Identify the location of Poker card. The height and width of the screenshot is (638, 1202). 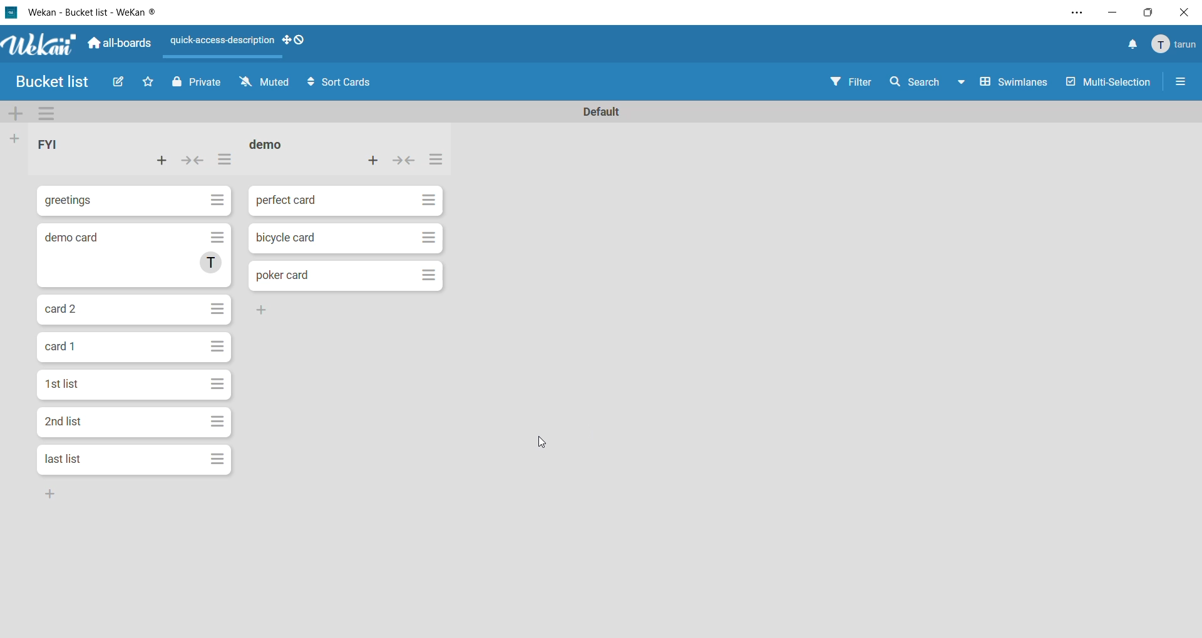
(347, 275).